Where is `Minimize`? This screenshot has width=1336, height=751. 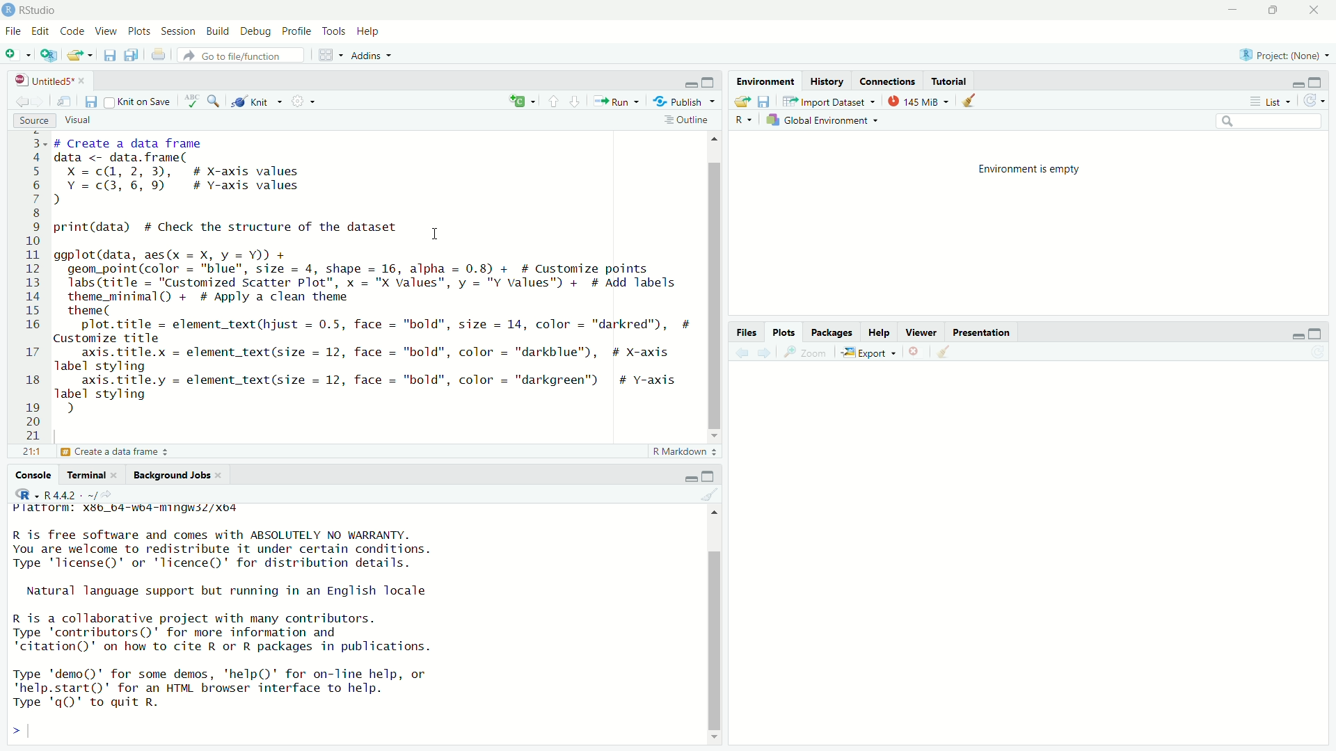 Minimize is located at coordinates (1296, 85).